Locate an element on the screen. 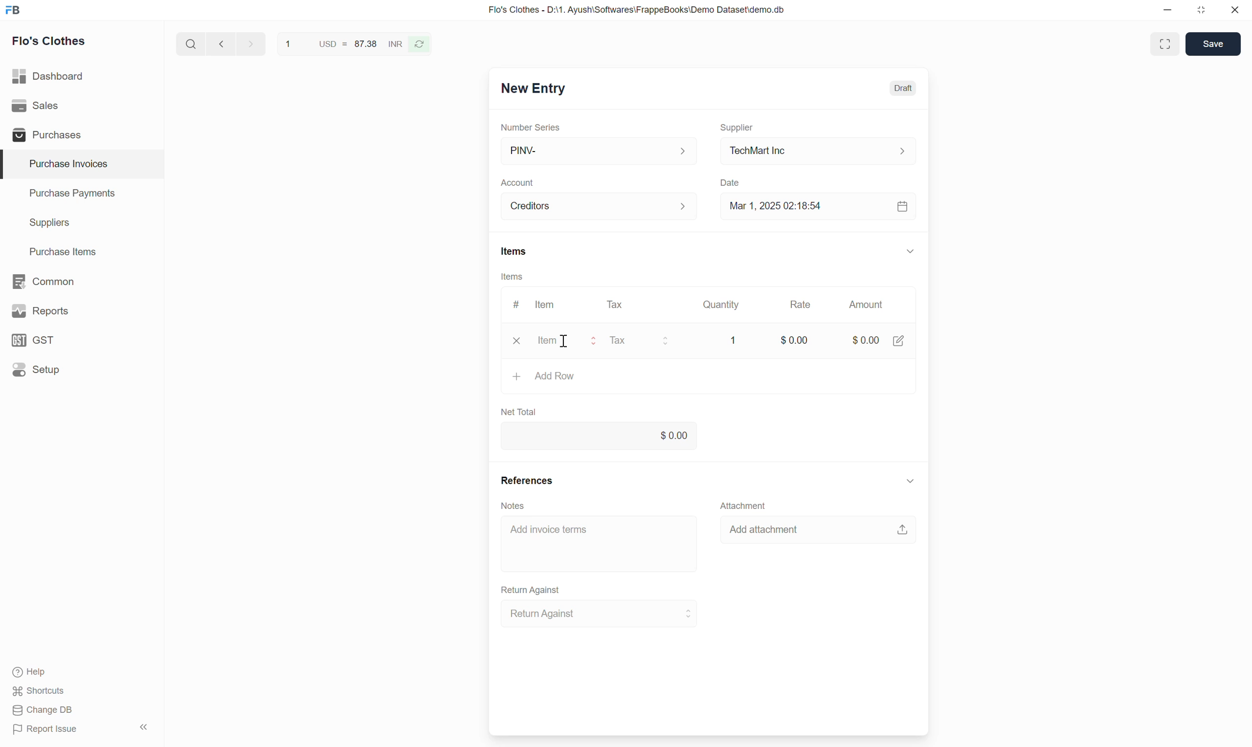  0.00 is located at coordinates (599, 435).